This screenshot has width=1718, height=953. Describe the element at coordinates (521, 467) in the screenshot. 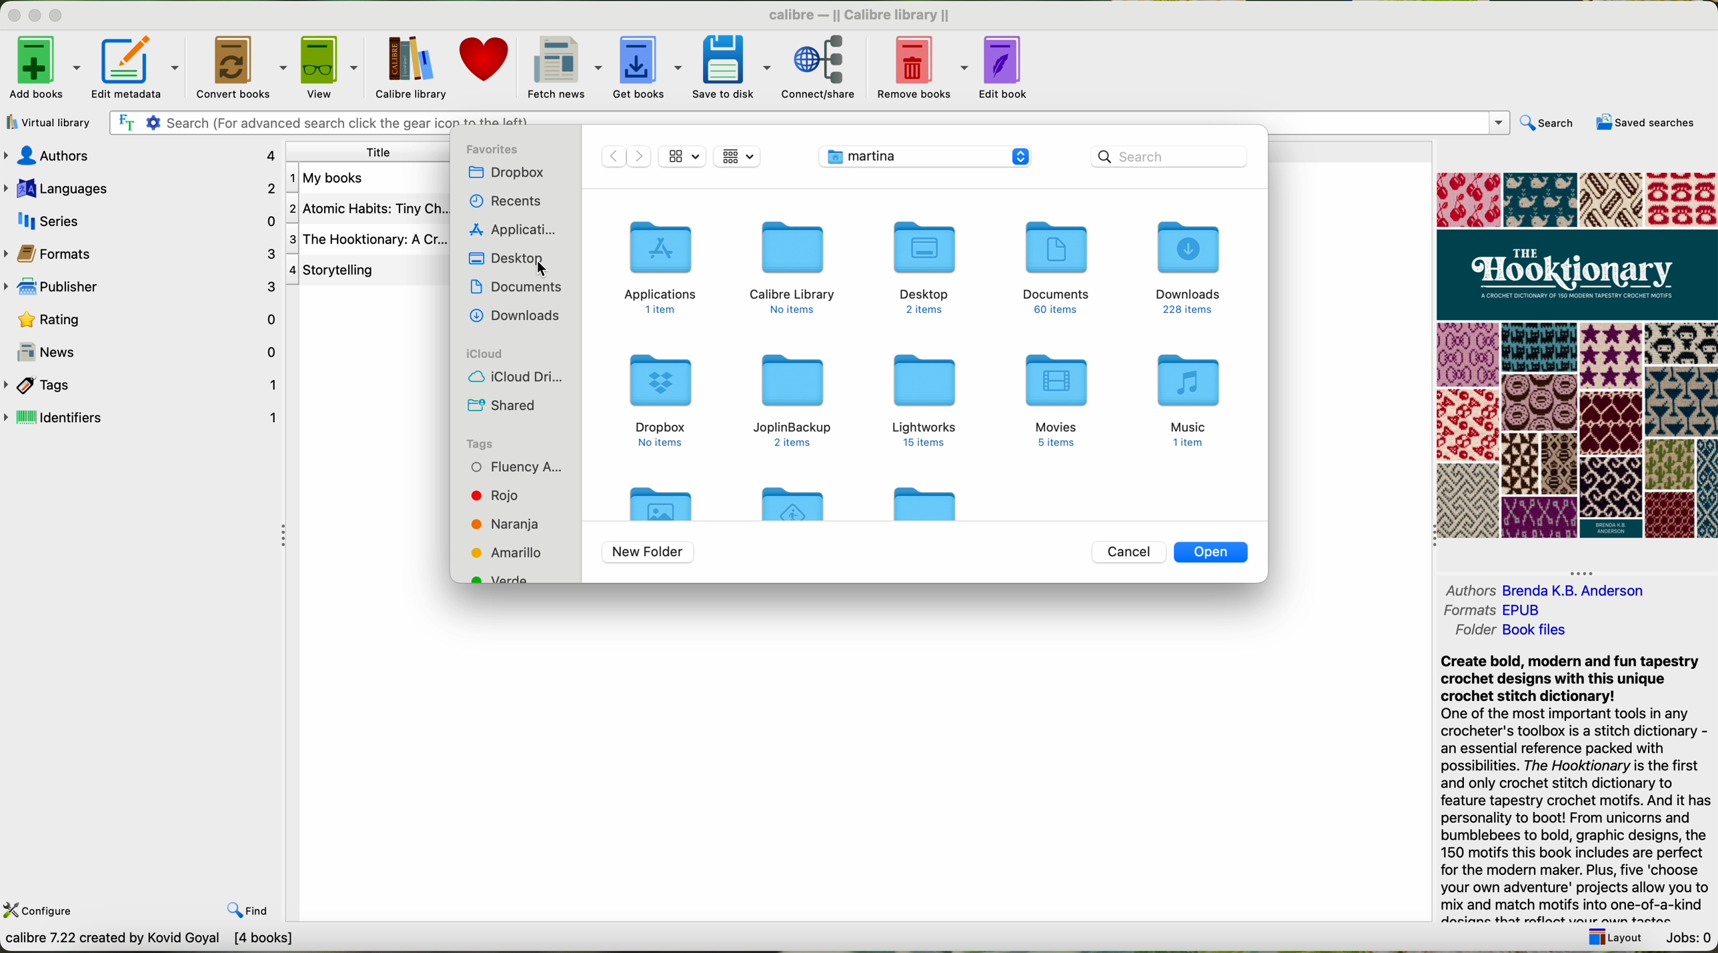

I see `fluency tag` at that location.